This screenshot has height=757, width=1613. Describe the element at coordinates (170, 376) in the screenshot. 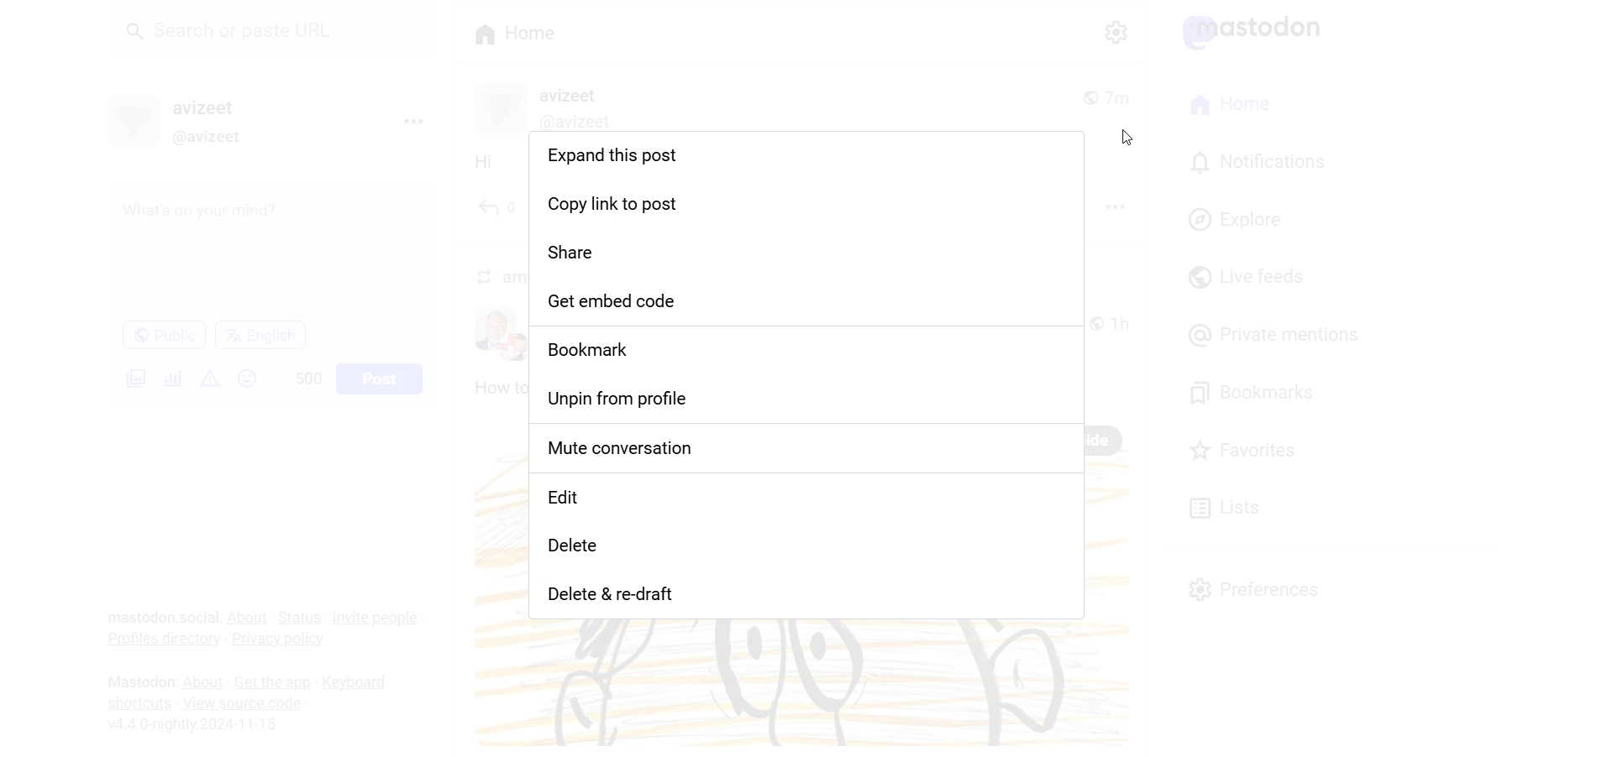

I see `Add Poll` at that location.